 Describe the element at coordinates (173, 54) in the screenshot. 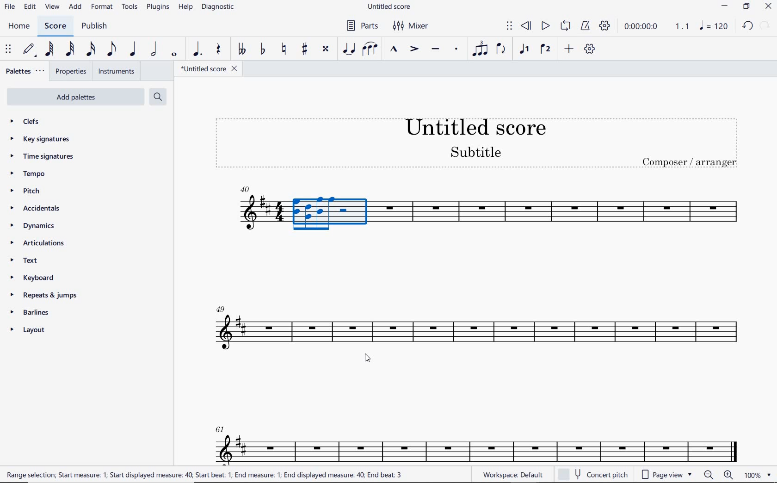

I see `WHOLE NOTE` at that location.